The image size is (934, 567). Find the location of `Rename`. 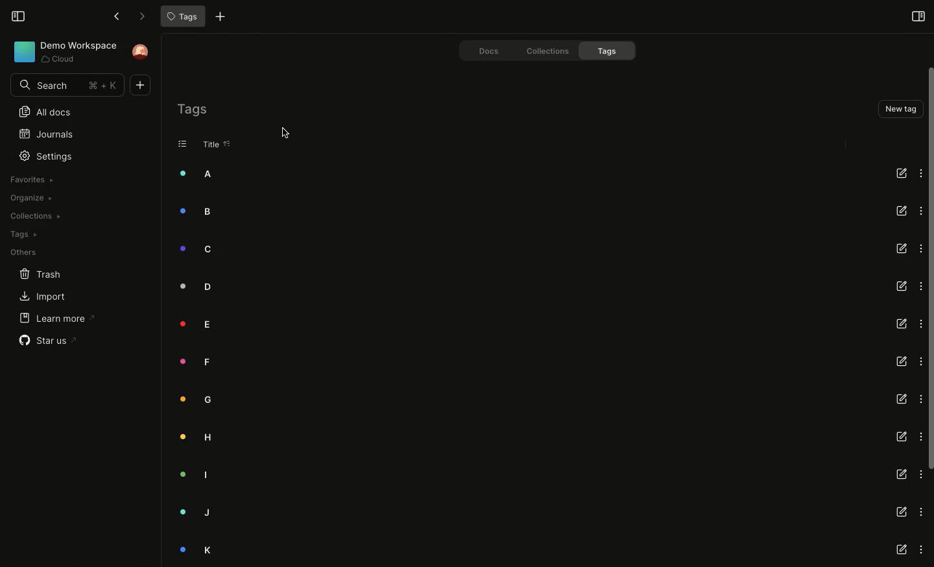

Rename is located at coordinates (900, 323).